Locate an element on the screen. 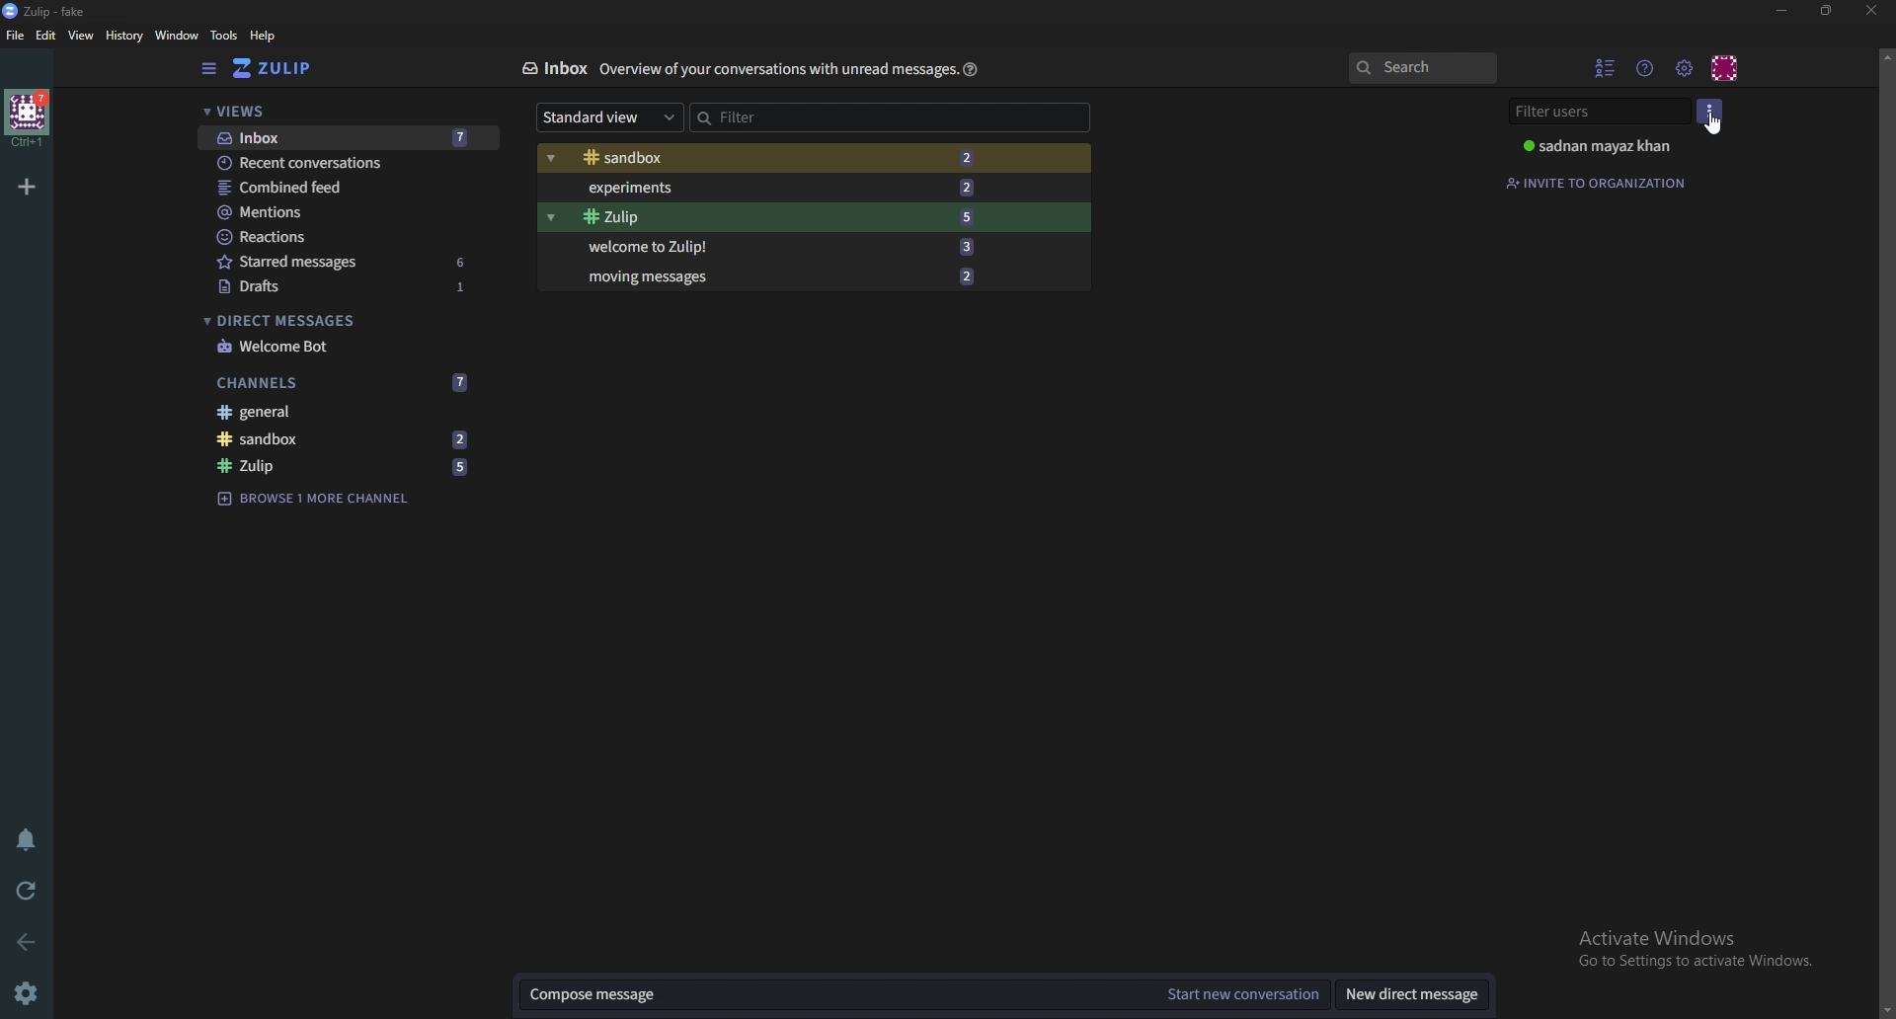 The image size is (1896, 1019). sandbox is located at coordinates (767, 158).